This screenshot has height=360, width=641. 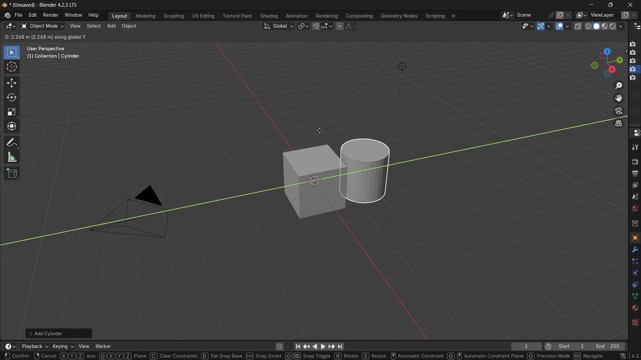 What do you see at coordinates (314, 347) in the screenshot?
I see `back` at bounding box center [314, 347].